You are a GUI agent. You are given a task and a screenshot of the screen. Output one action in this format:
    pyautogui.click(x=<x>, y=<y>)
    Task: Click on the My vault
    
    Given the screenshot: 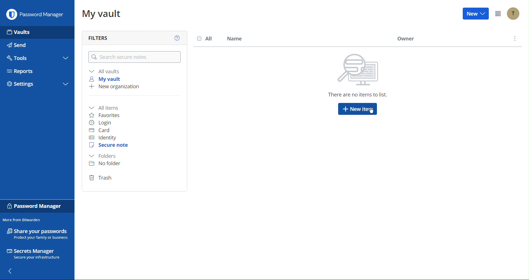 What is the action you would take?
    pyautogui.click(x=104, y=14)
    